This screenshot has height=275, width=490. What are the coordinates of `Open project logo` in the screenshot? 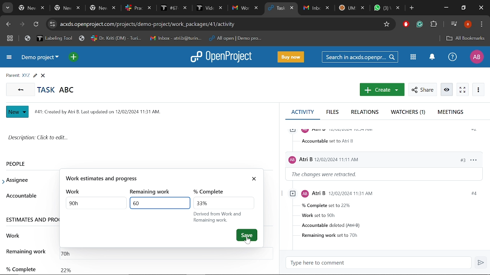 It's located at (224, 57).